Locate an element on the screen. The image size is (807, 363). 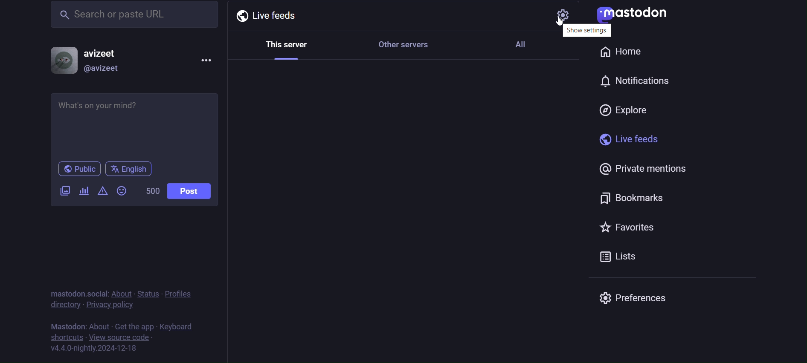
home is located at coordinates (620, 53).